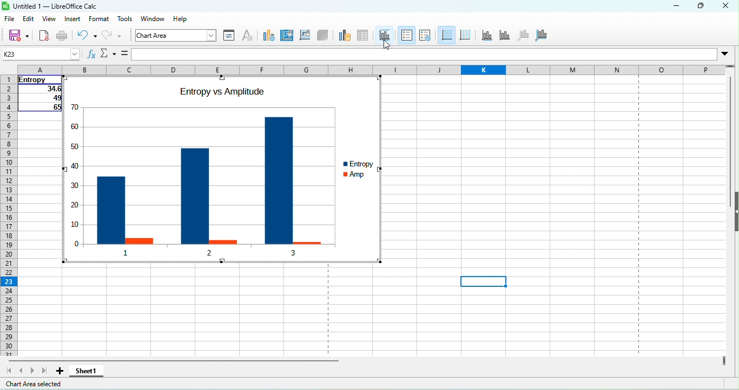 The width and height of the screenshot is (739, 390). Describe the element at coordinates (40, 53) in the screenshot. I see `name box (k23)` at that location.